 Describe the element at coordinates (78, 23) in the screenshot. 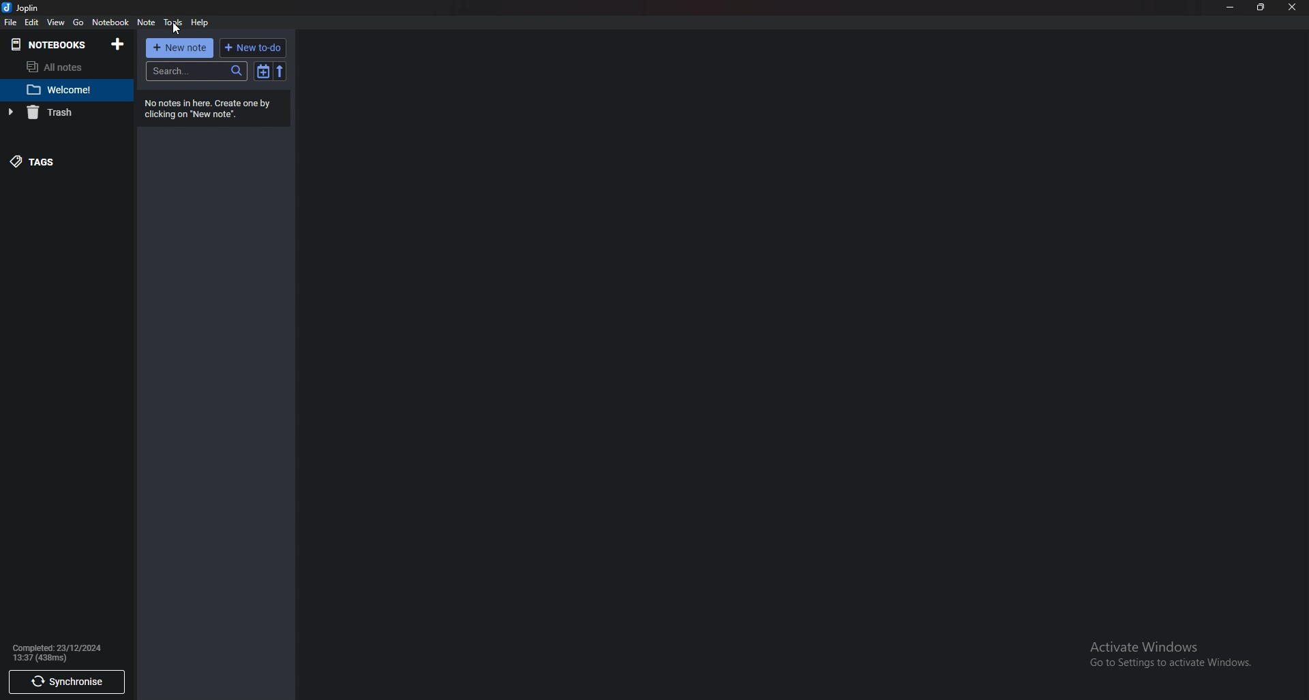

I see `Go` at that location.